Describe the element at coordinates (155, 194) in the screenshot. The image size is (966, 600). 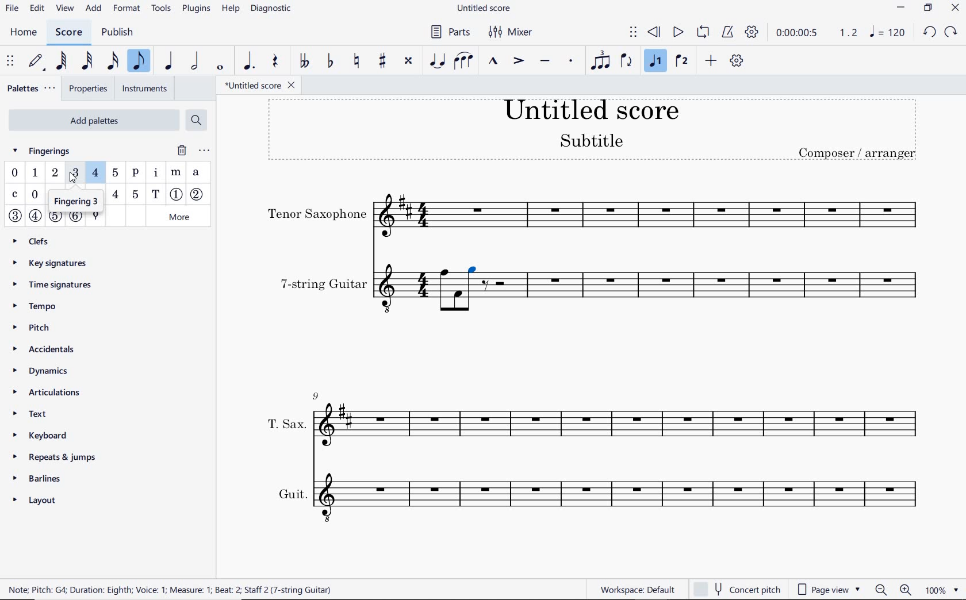
I see `LH Guitar Fingering T` at that location.